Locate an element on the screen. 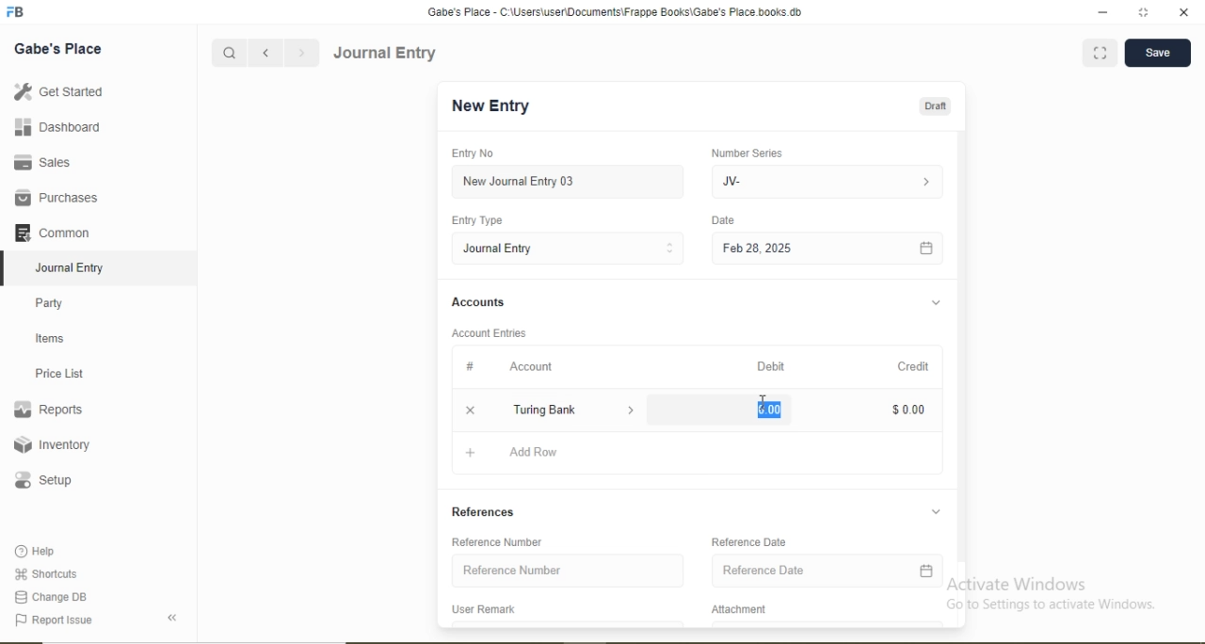 Image resolution: width=1205 pixels, height=644 pixels. Reports is located at coordinates (48, 410).